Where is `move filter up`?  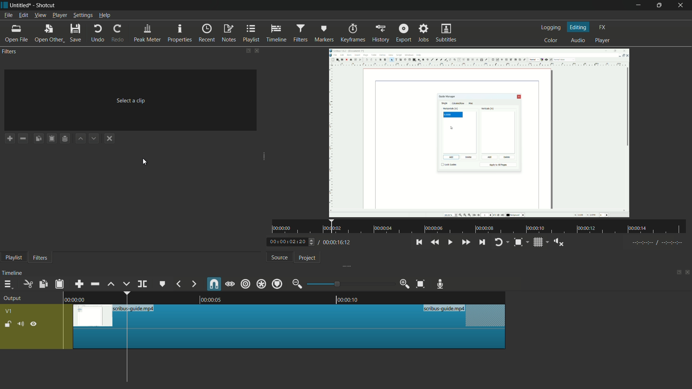
move filter up is located at coordinates (80, 138).